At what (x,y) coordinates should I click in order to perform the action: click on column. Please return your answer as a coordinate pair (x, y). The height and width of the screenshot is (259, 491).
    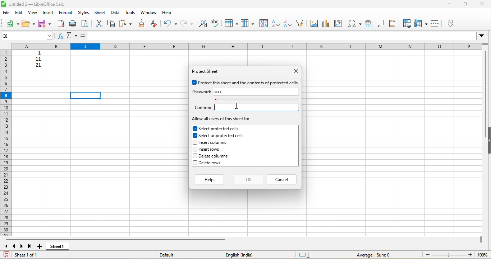
    Looking at the image, I should click on (247, 23).